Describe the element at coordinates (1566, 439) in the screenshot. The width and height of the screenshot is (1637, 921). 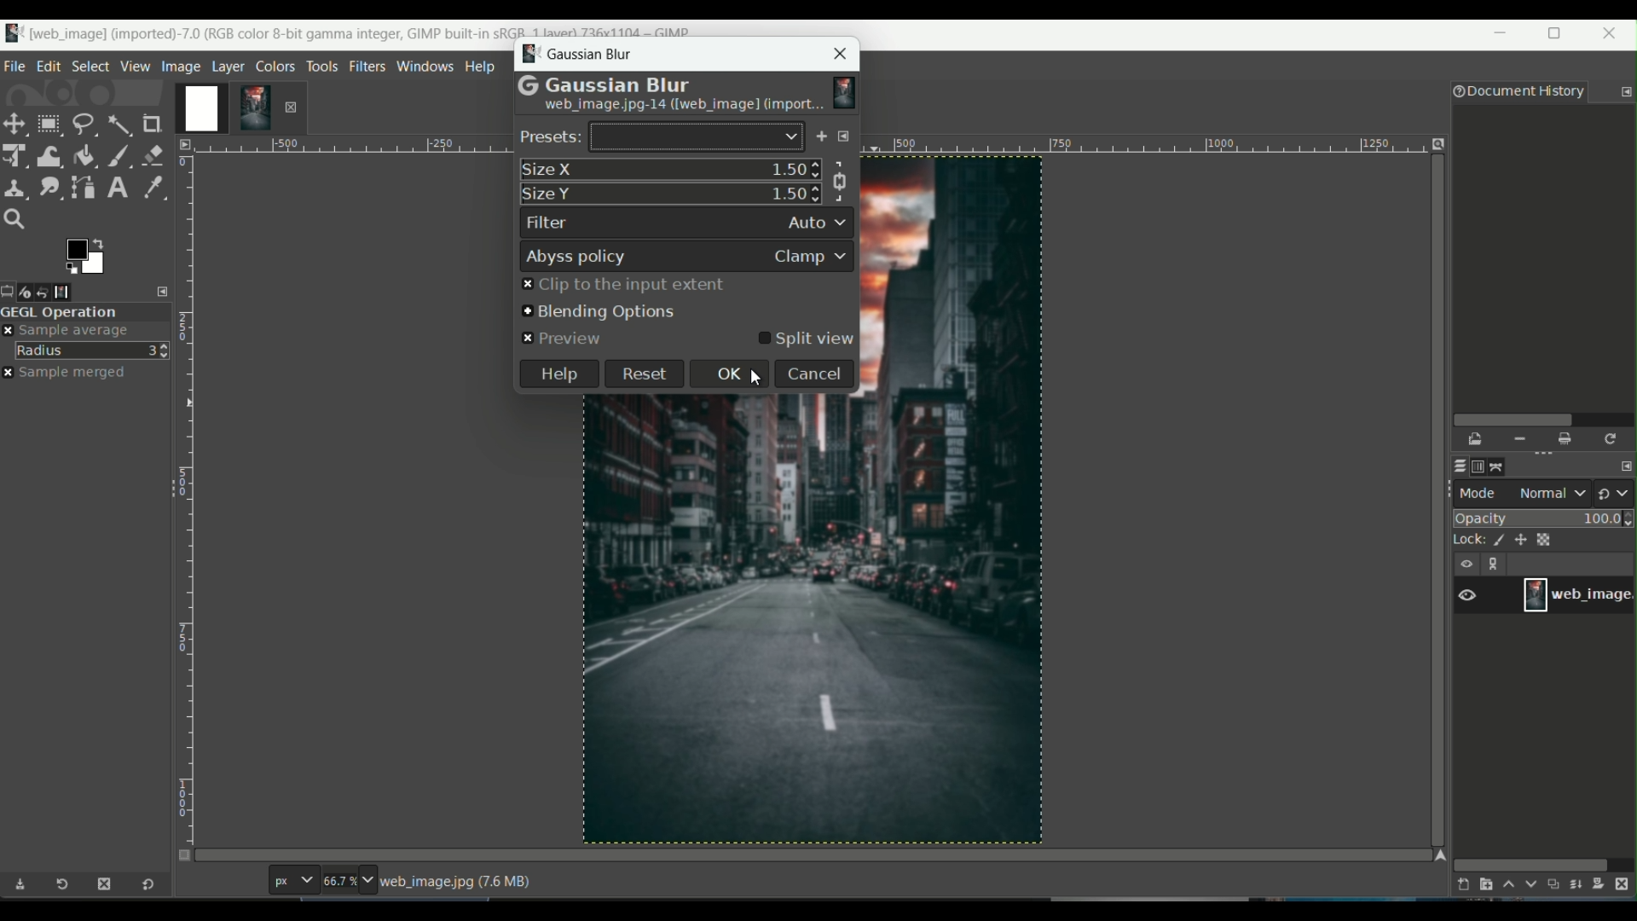
I see `clear the entire document history` at that location.